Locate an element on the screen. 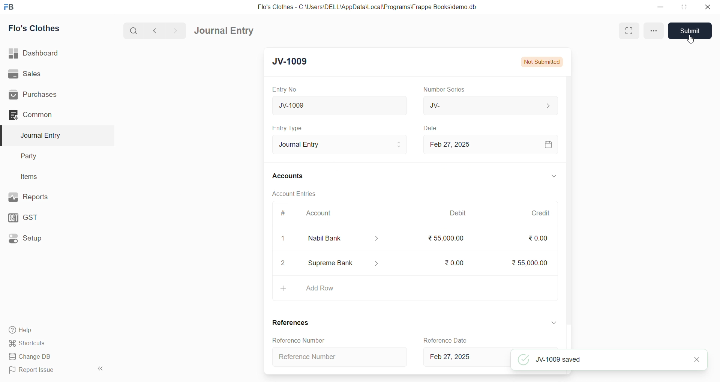 This screenshot has height=382, width=720. GST is located at coordinates (41, 218).